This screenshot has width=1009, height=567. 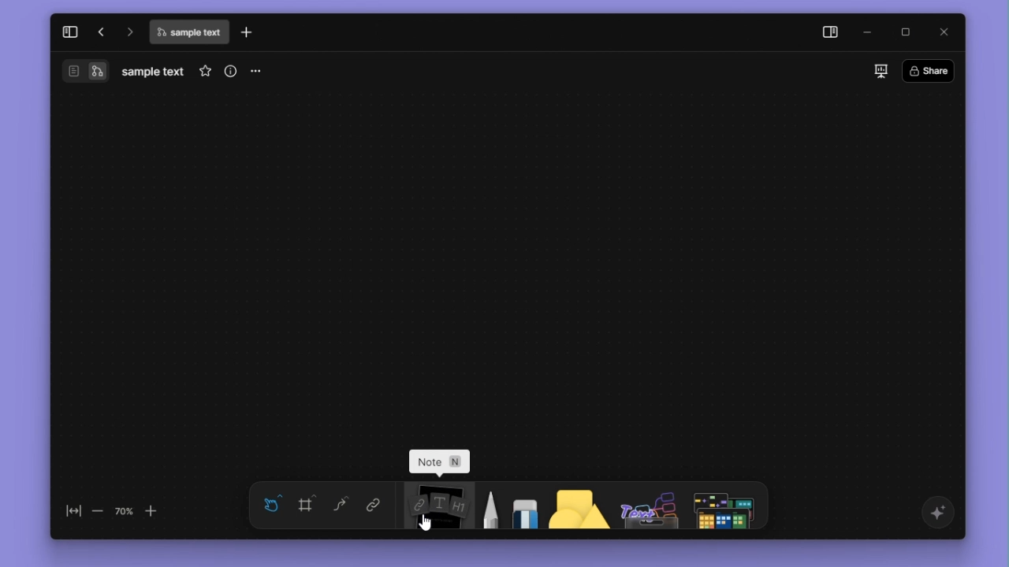 What do you see at coordinates (69, 512) in the screenshot?
I see `fit to screen` at bounding box center [69, 512].